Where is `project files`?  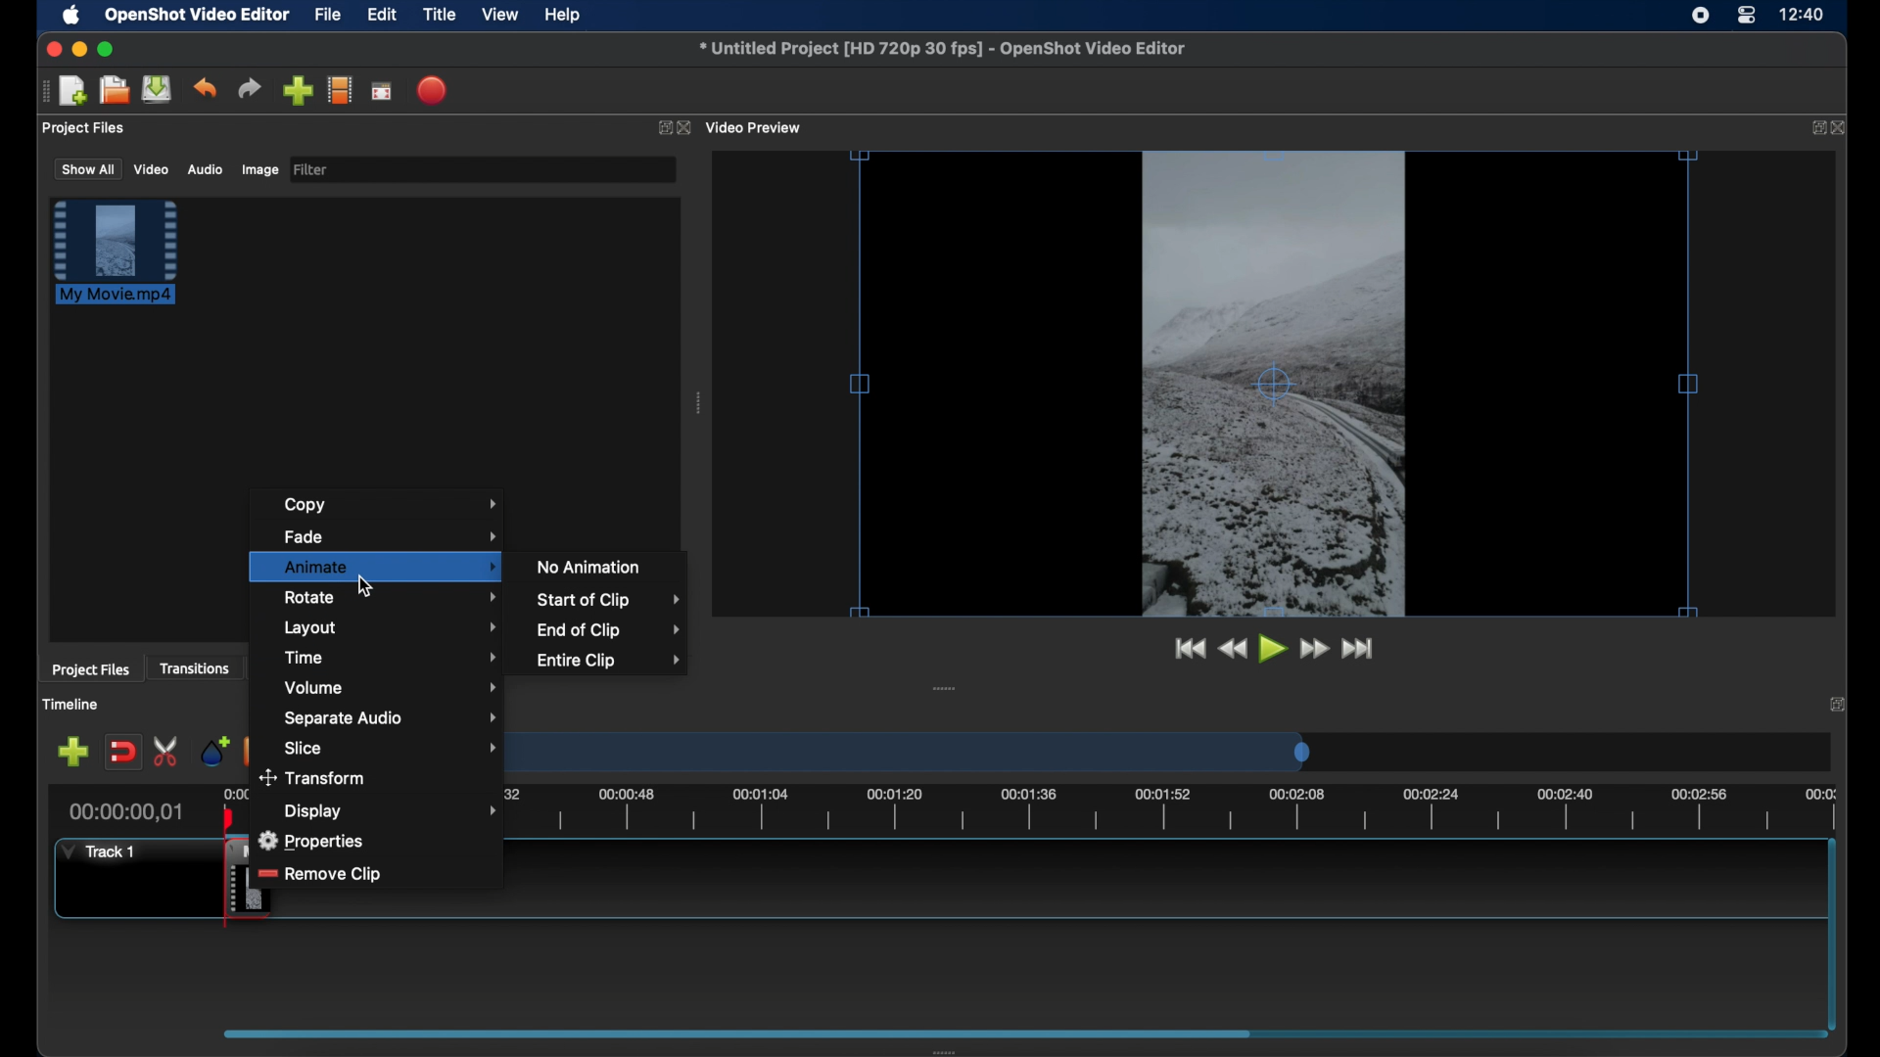 project files is located at coordinates (91, 670).